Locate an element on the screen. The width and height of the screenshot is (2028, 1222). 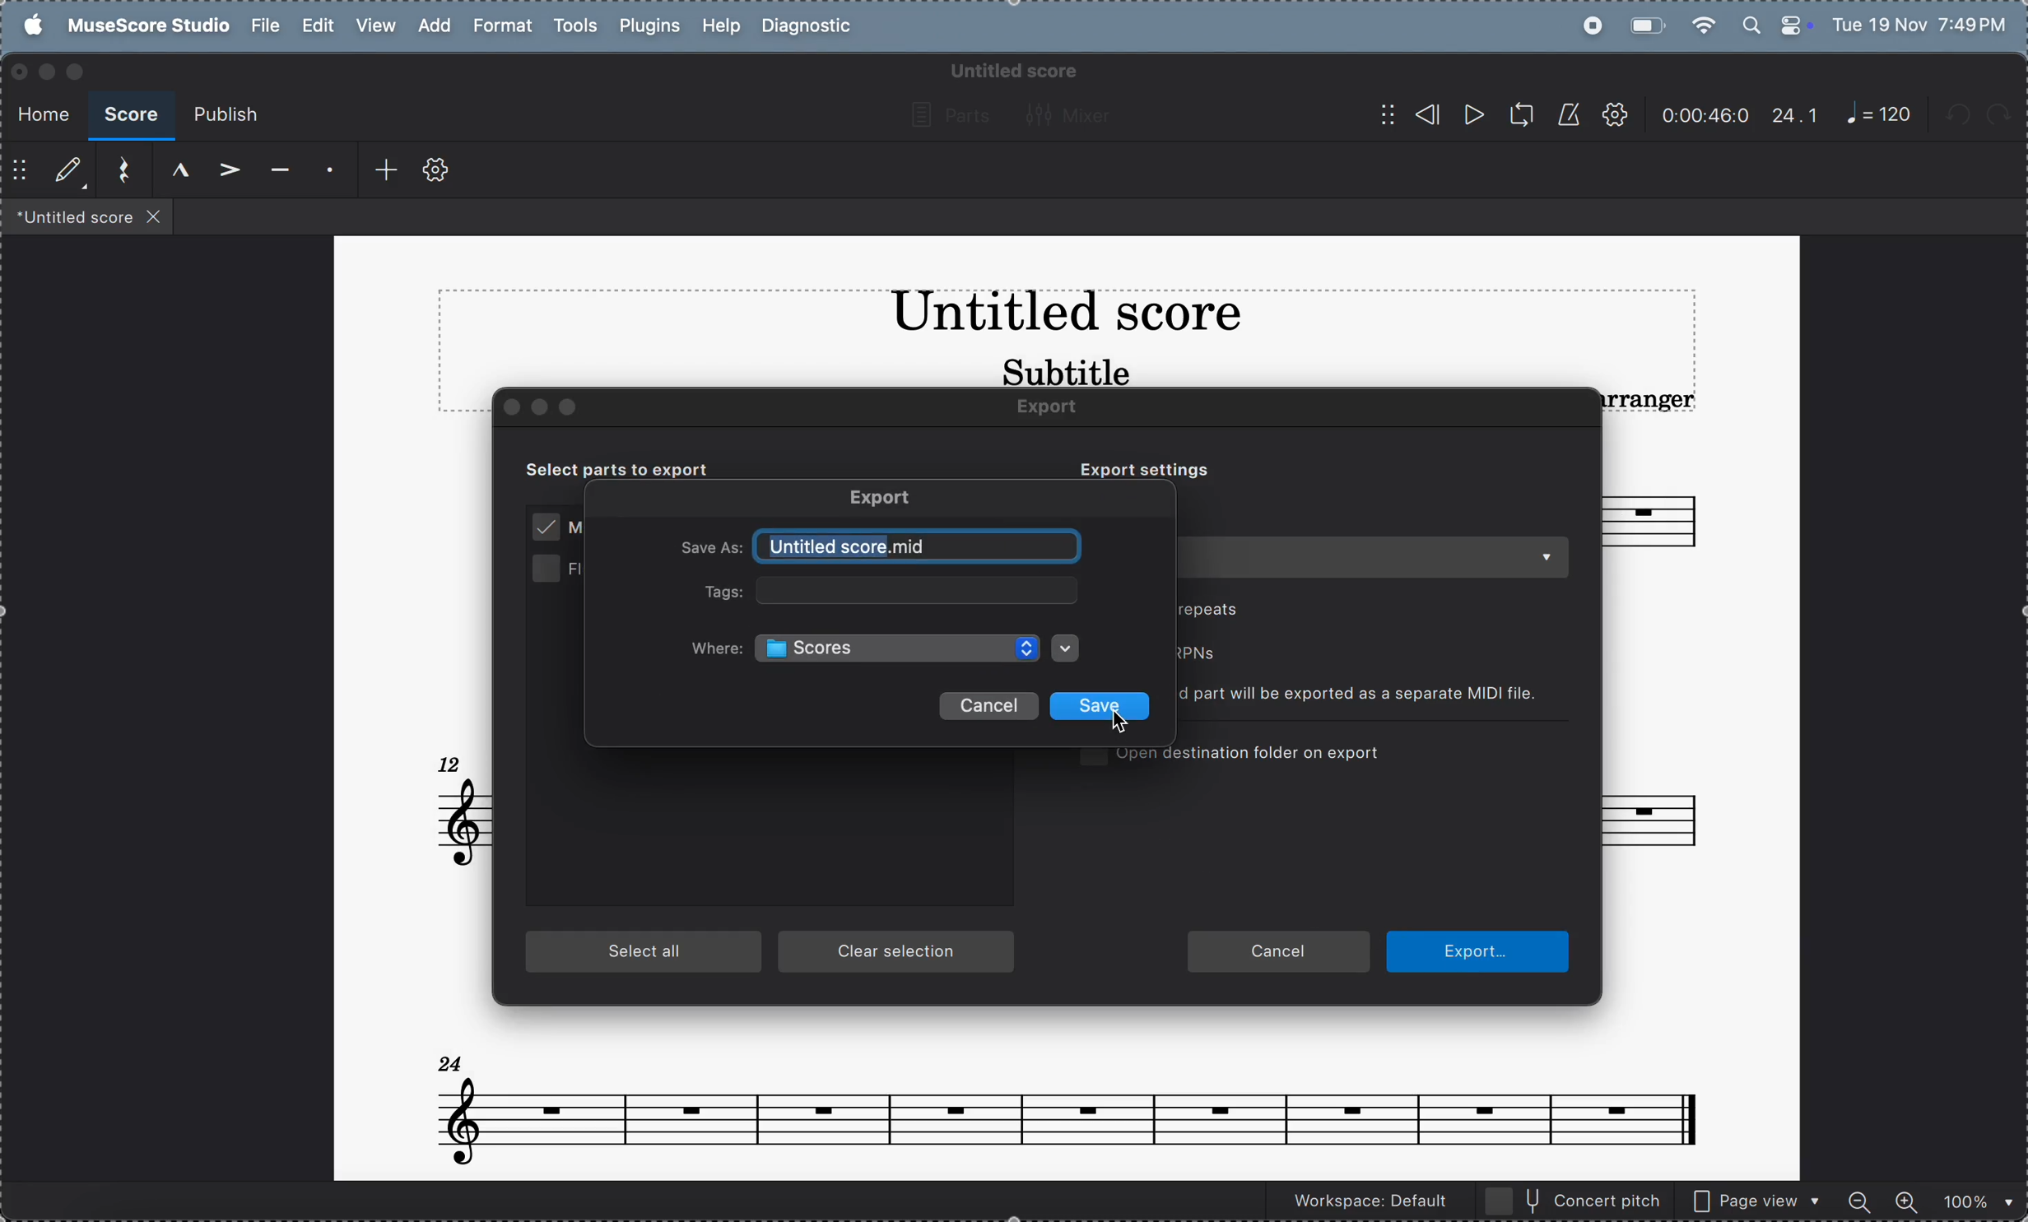
redo is located at coordinates (2007, 115).